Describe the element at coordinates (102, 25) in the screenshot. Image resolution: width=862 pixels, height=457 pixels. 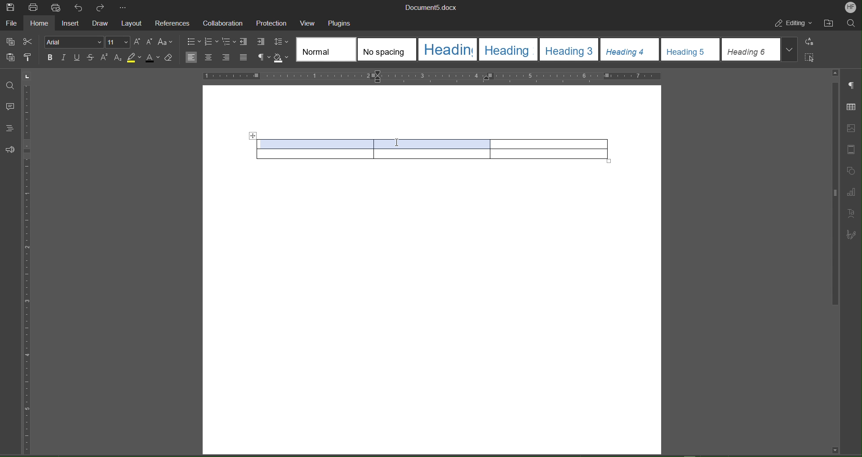
I see `Draw` at that location.